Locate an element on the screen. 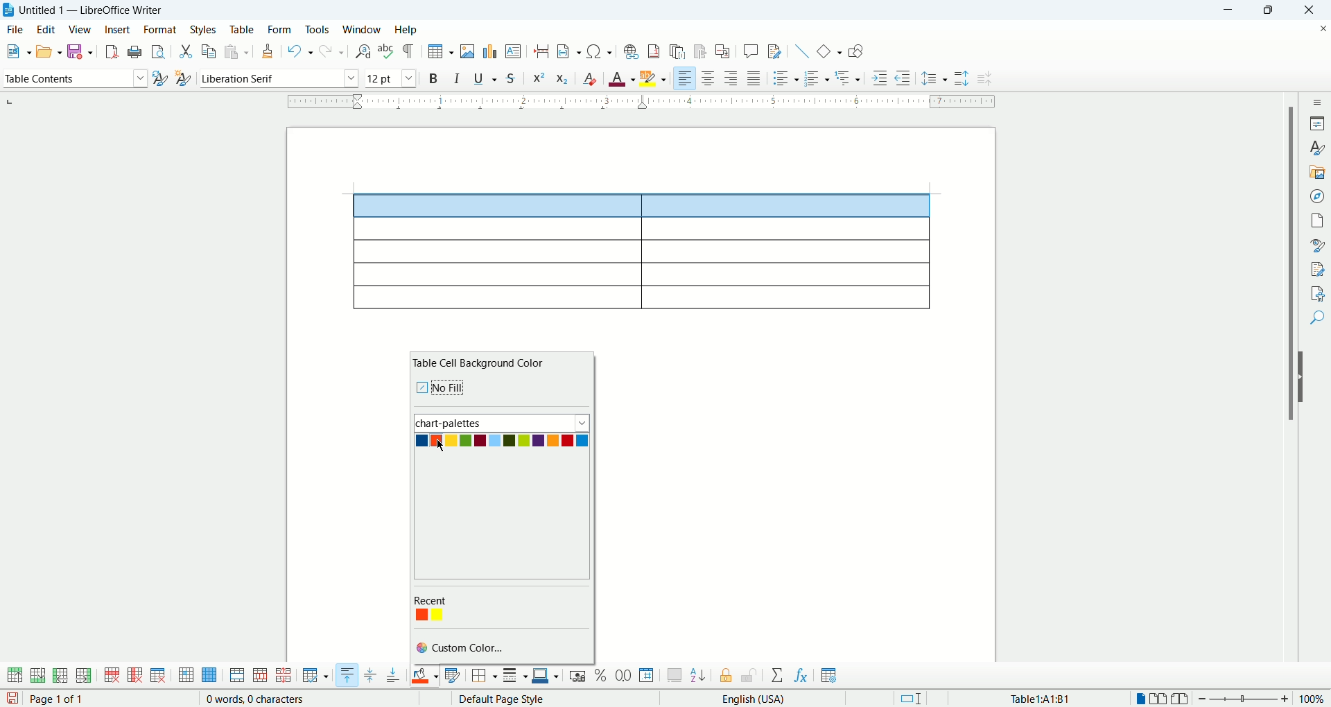 The height and width of the screenshot is (707, 1331). border color is located at coordinates (546, 676).